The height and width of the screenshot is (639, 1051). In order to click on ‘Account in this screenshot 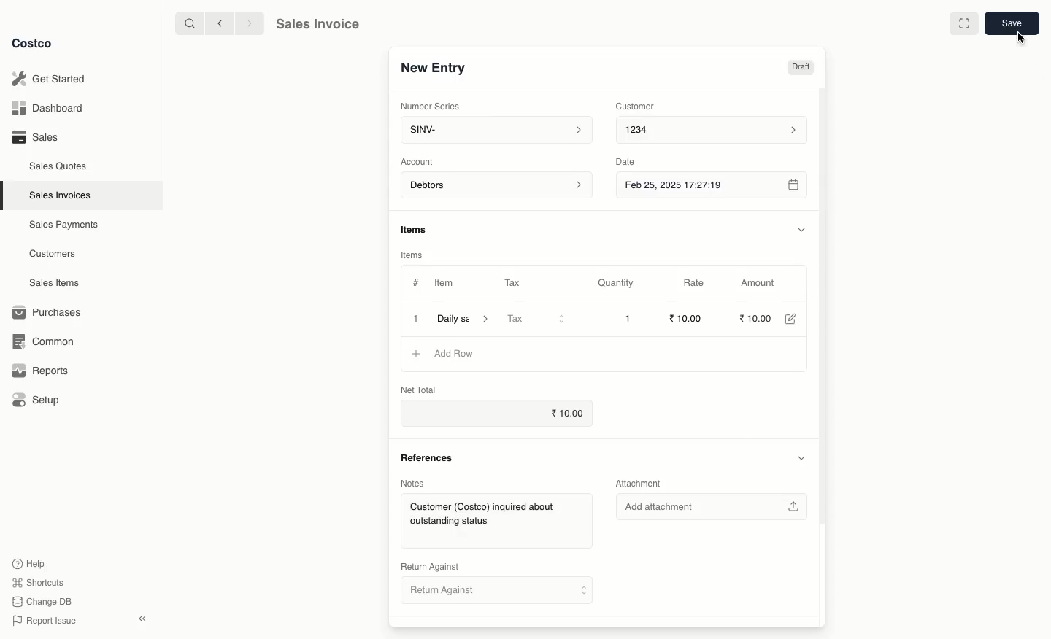, I will do `click(419, 162)`.